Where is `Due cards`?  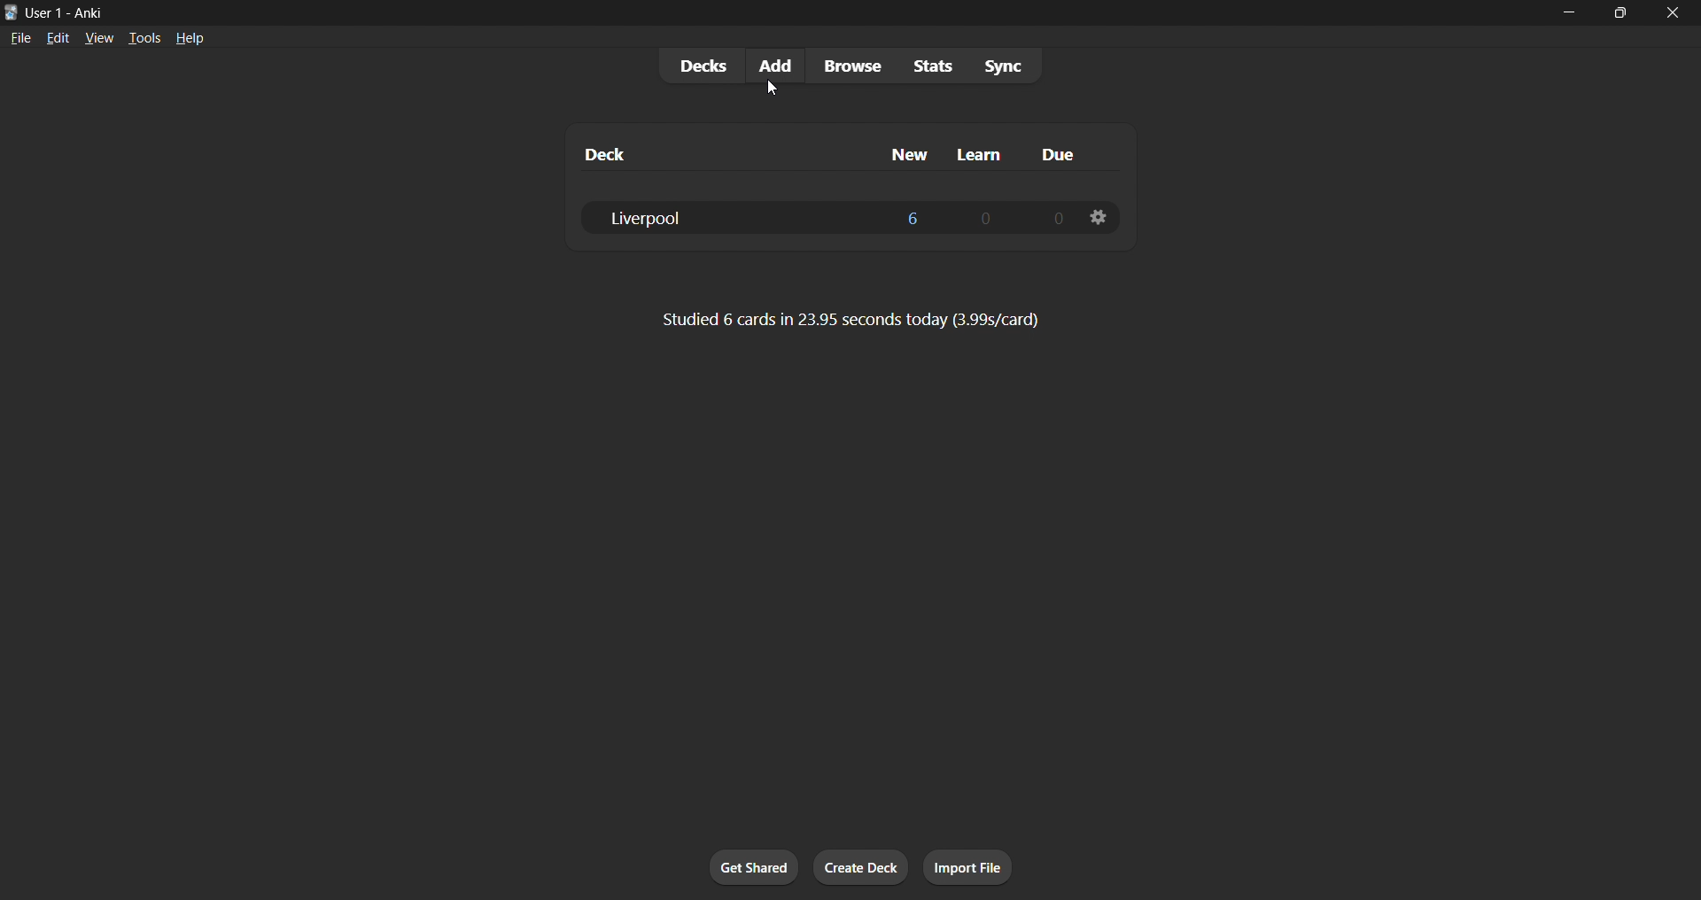
Due cards is located at coordinates (1058, 217).